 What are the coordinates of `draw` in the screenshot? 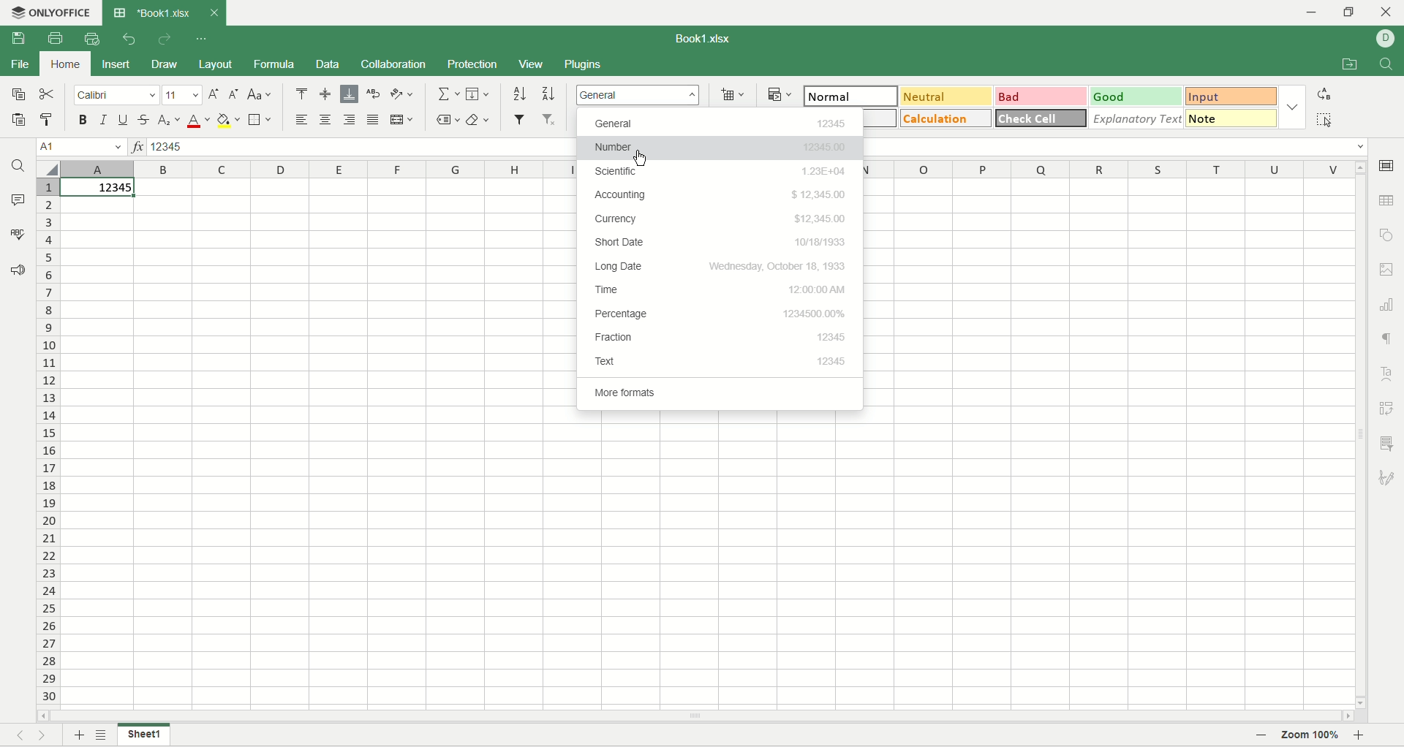 It's located at (163, 64).